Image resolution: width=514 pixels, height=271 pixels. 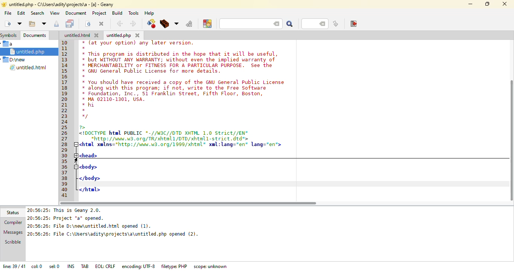 I want to click on build, so click(x=117, y=14).